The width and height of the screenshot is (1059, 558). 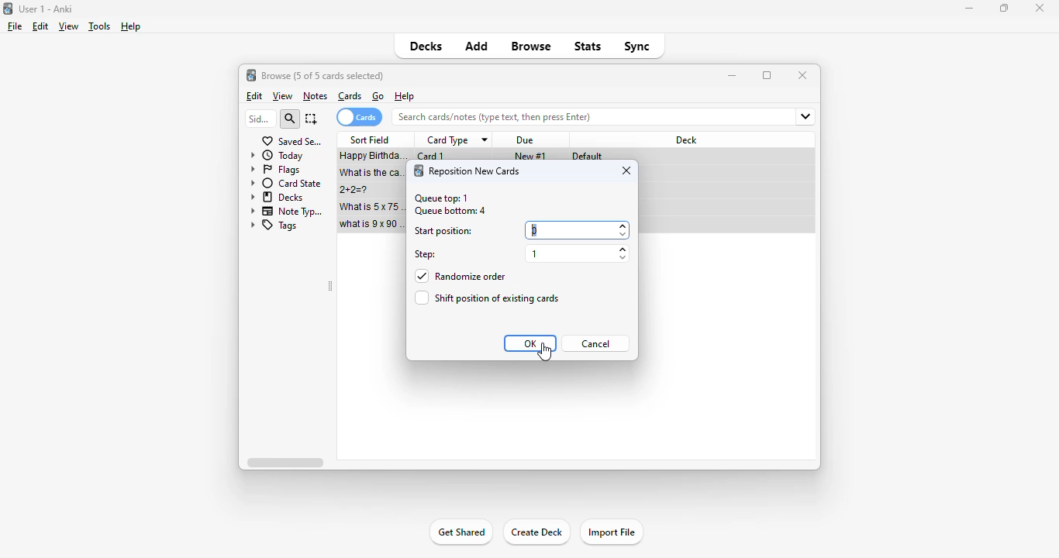 What do you see at coordinates (733, 75) in the screenshot?
I see `minimize` at bounding box center [733, 75].